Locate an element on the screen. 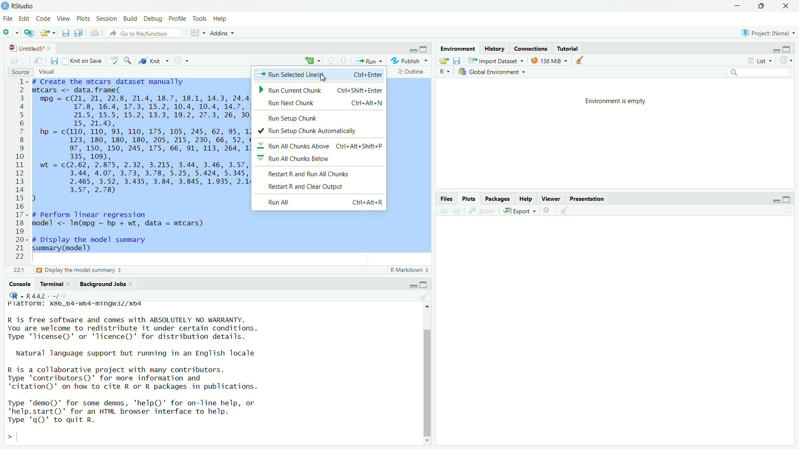  source is located at coordinates (20, 73).